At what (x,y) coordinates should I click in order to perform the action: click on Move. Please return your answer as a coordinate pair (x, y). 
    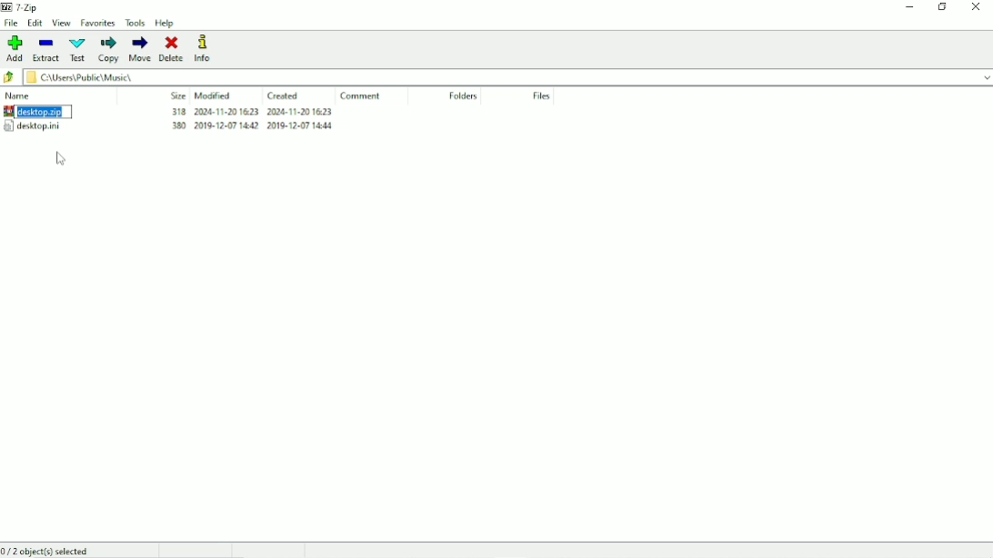
    Looking at the image, I should click on (139, 49).